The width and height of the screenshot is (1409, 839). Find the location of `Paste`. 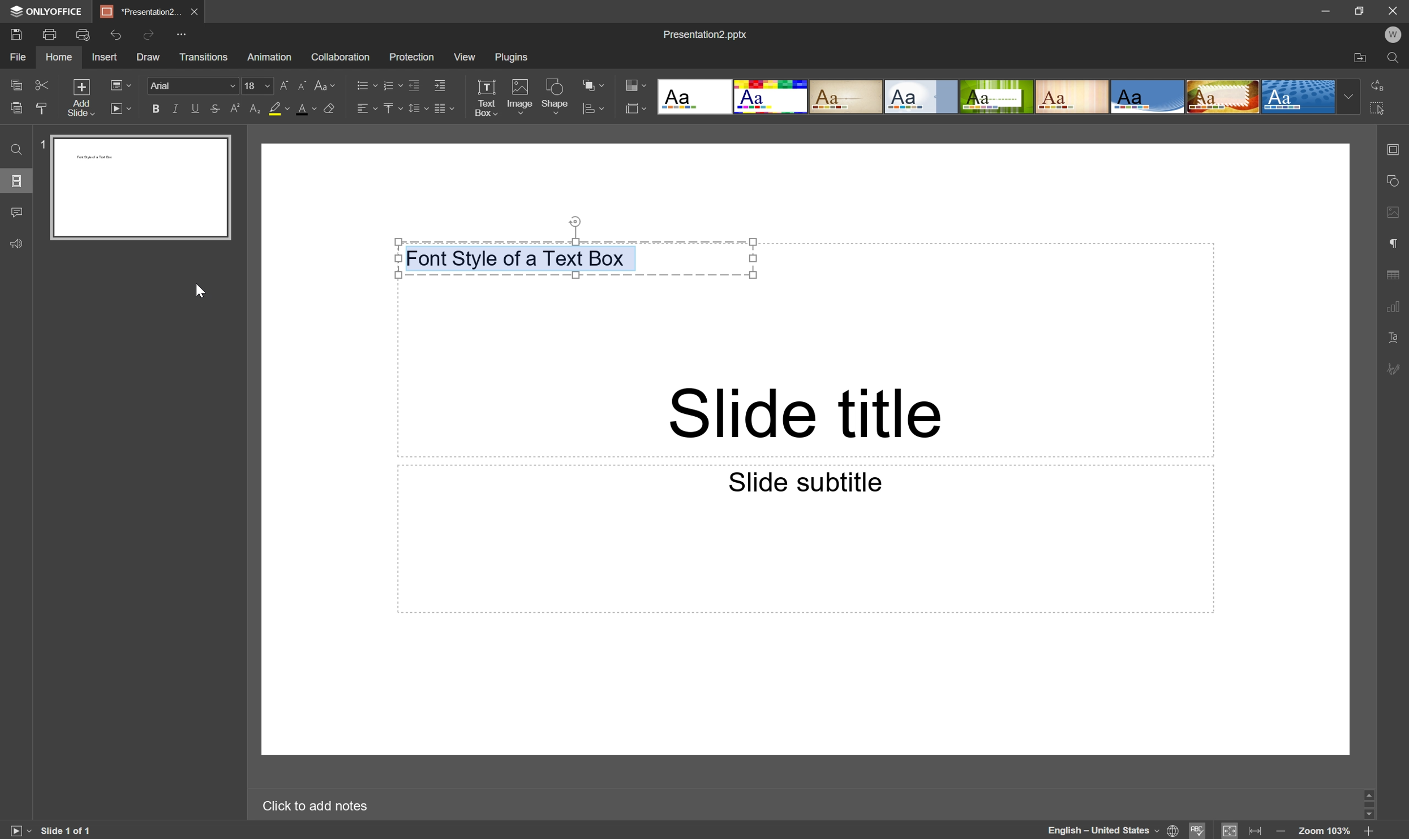

Paste is located at coordinates (16, 107).